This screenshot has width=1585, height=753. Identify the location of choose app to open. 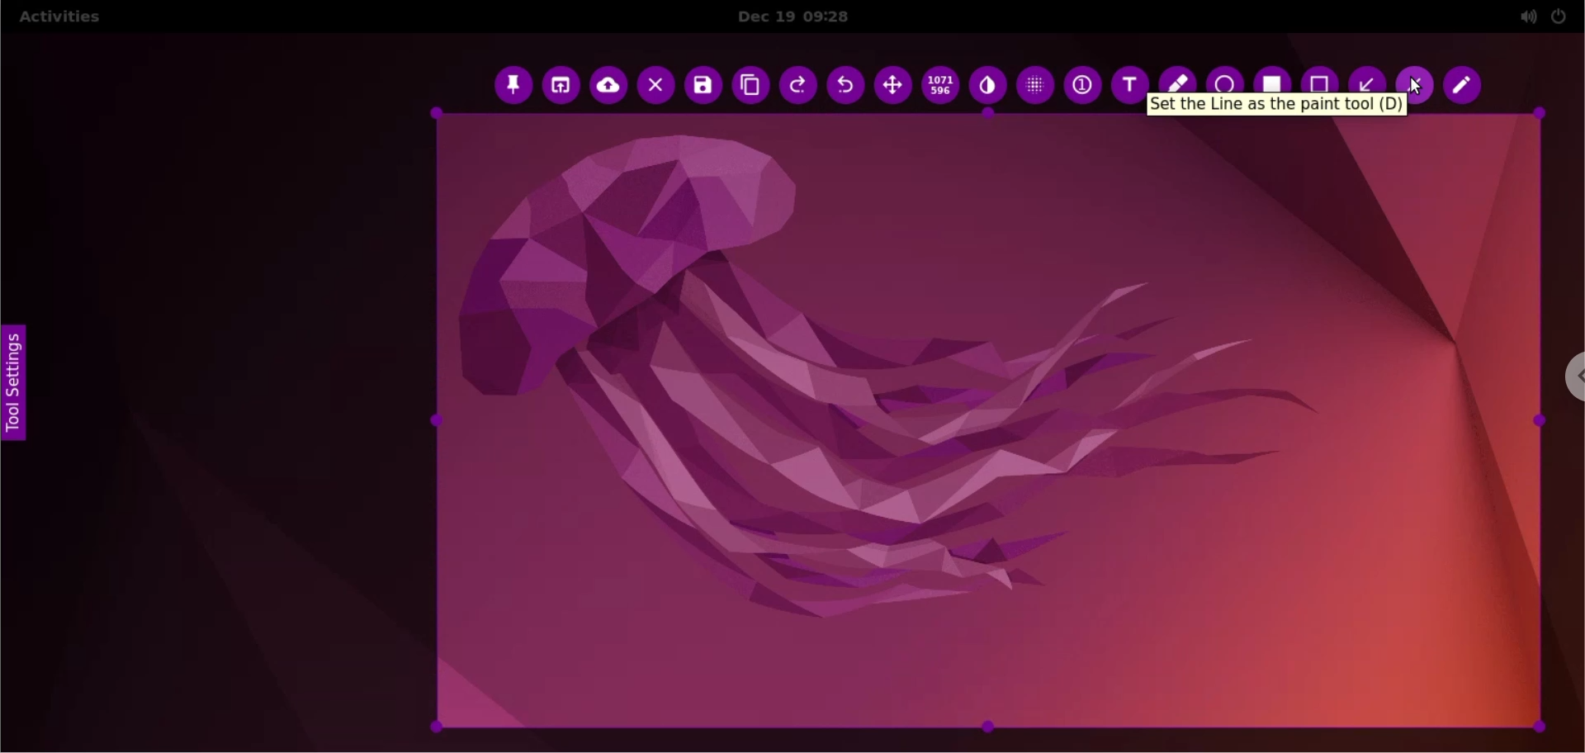
(563, 86).